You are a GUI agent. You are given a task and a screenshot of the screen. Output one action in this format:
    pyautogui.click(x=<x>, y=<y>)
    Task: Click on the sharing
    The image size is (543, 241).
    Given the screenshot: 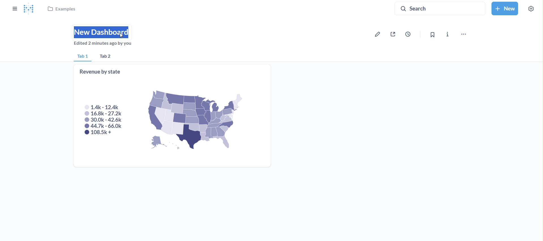 What is the action you would take?
    pyautogui.click(x=394, y=34)
    